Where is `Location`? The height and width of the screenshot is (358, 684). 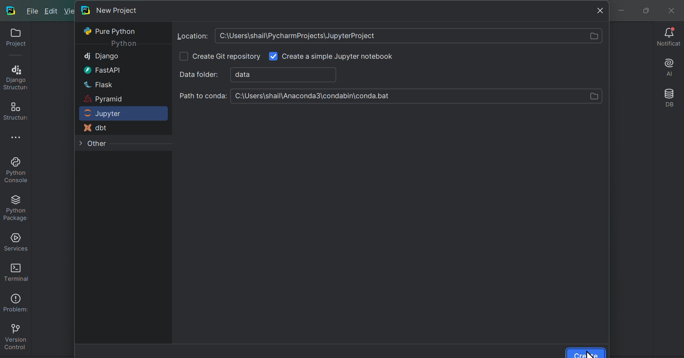 Location is located at coordinates (389, 36).